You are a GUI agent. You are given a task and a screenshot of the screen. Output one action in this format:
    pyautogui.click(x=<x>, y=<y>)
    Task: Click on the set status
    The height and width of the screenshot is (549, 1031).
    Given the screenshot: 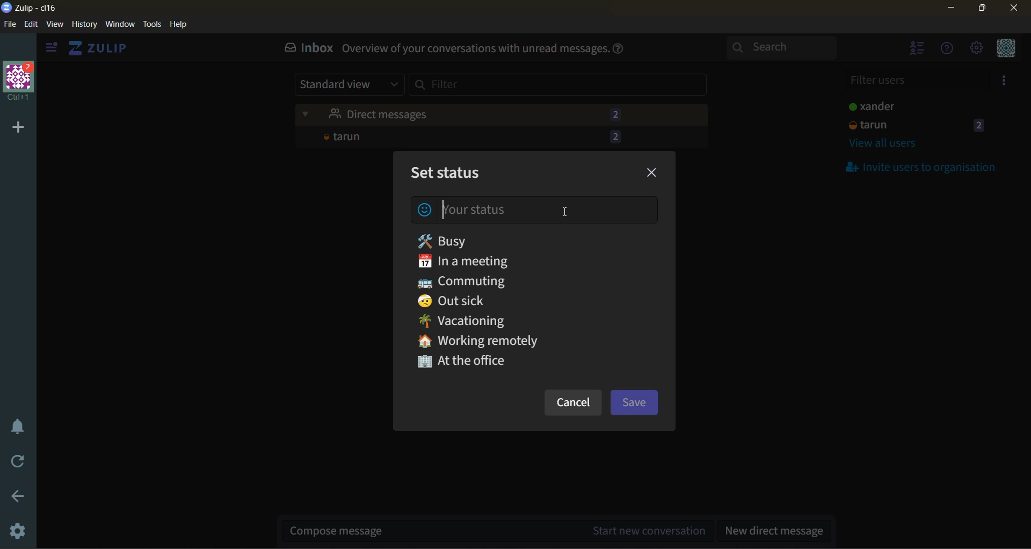 What is the action you would take?
    pyautogui.click(x=447, y=174)
    